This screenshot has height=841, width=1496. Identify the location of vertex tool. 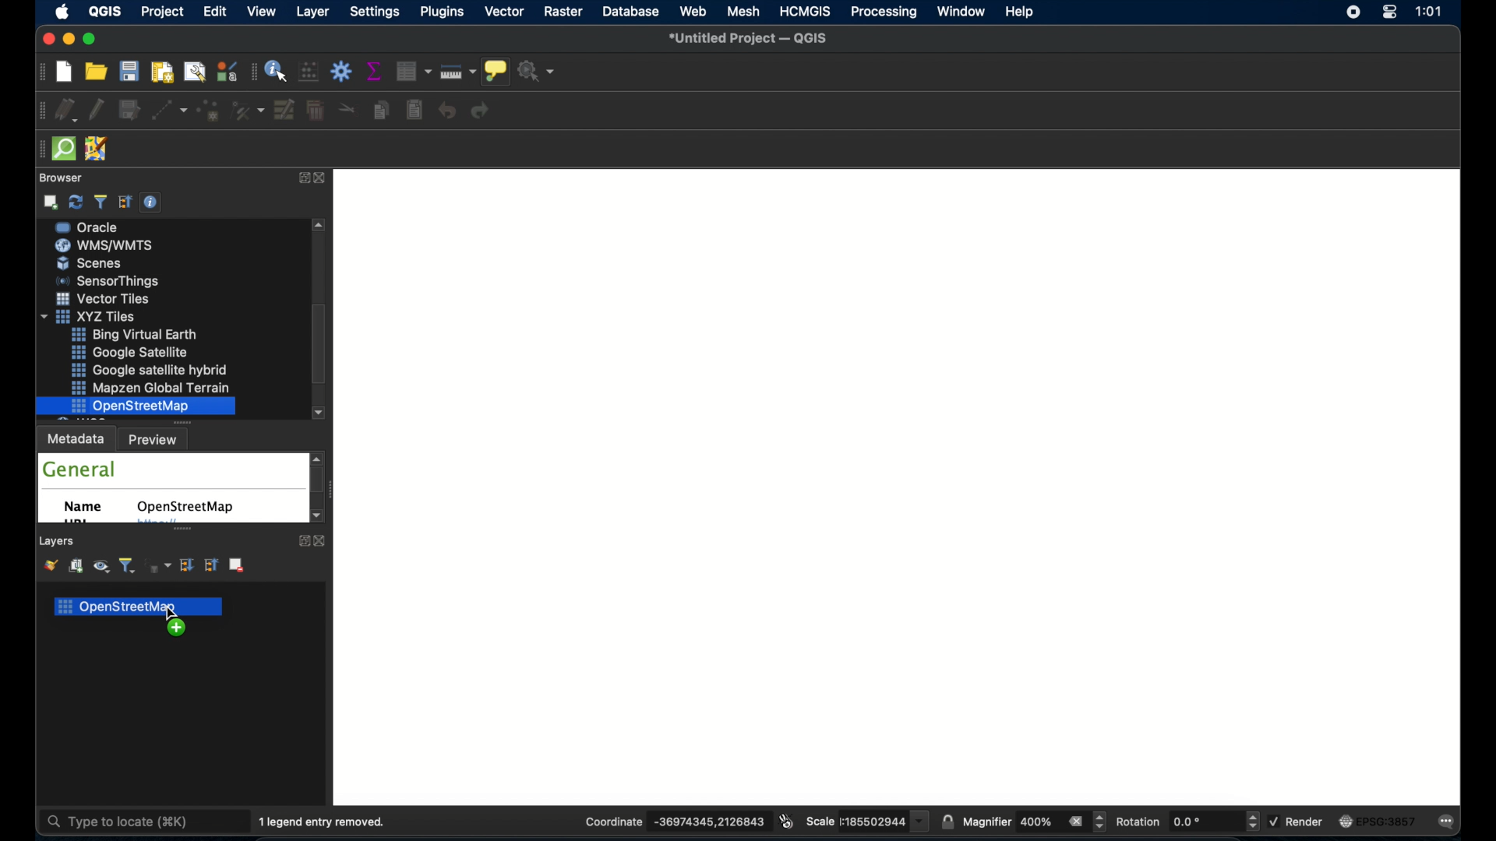
(248, 110).